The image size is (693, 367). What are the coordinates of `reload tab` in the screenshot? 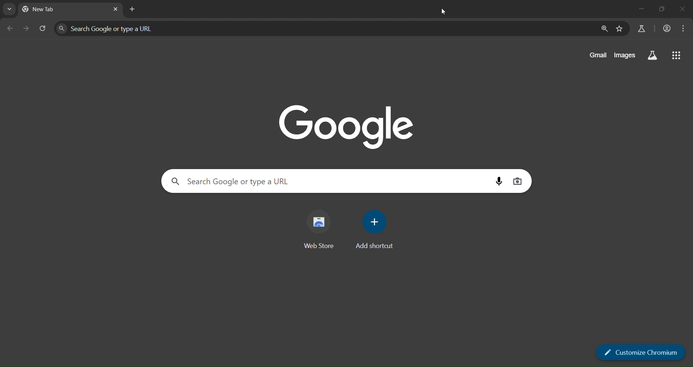 It's located at (44, 28).